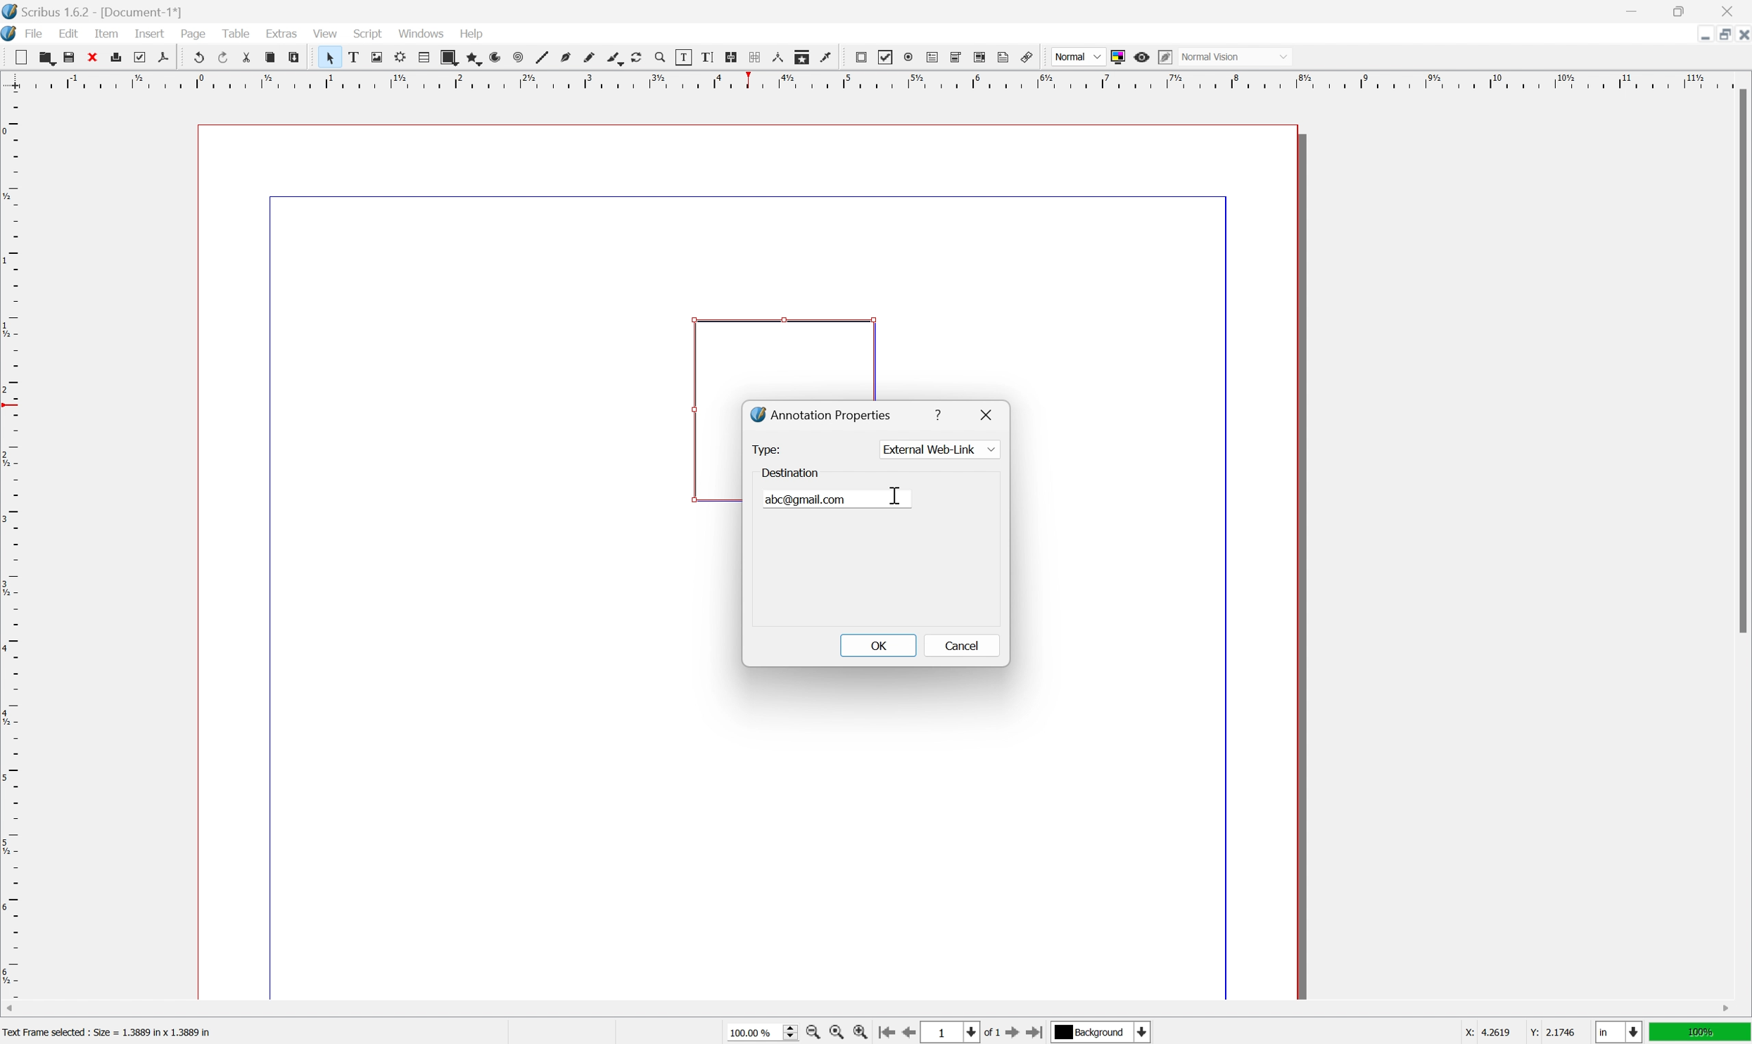 The width and height of the screenshot is (1752, 1044). I want to click on help, so click(941, 414).